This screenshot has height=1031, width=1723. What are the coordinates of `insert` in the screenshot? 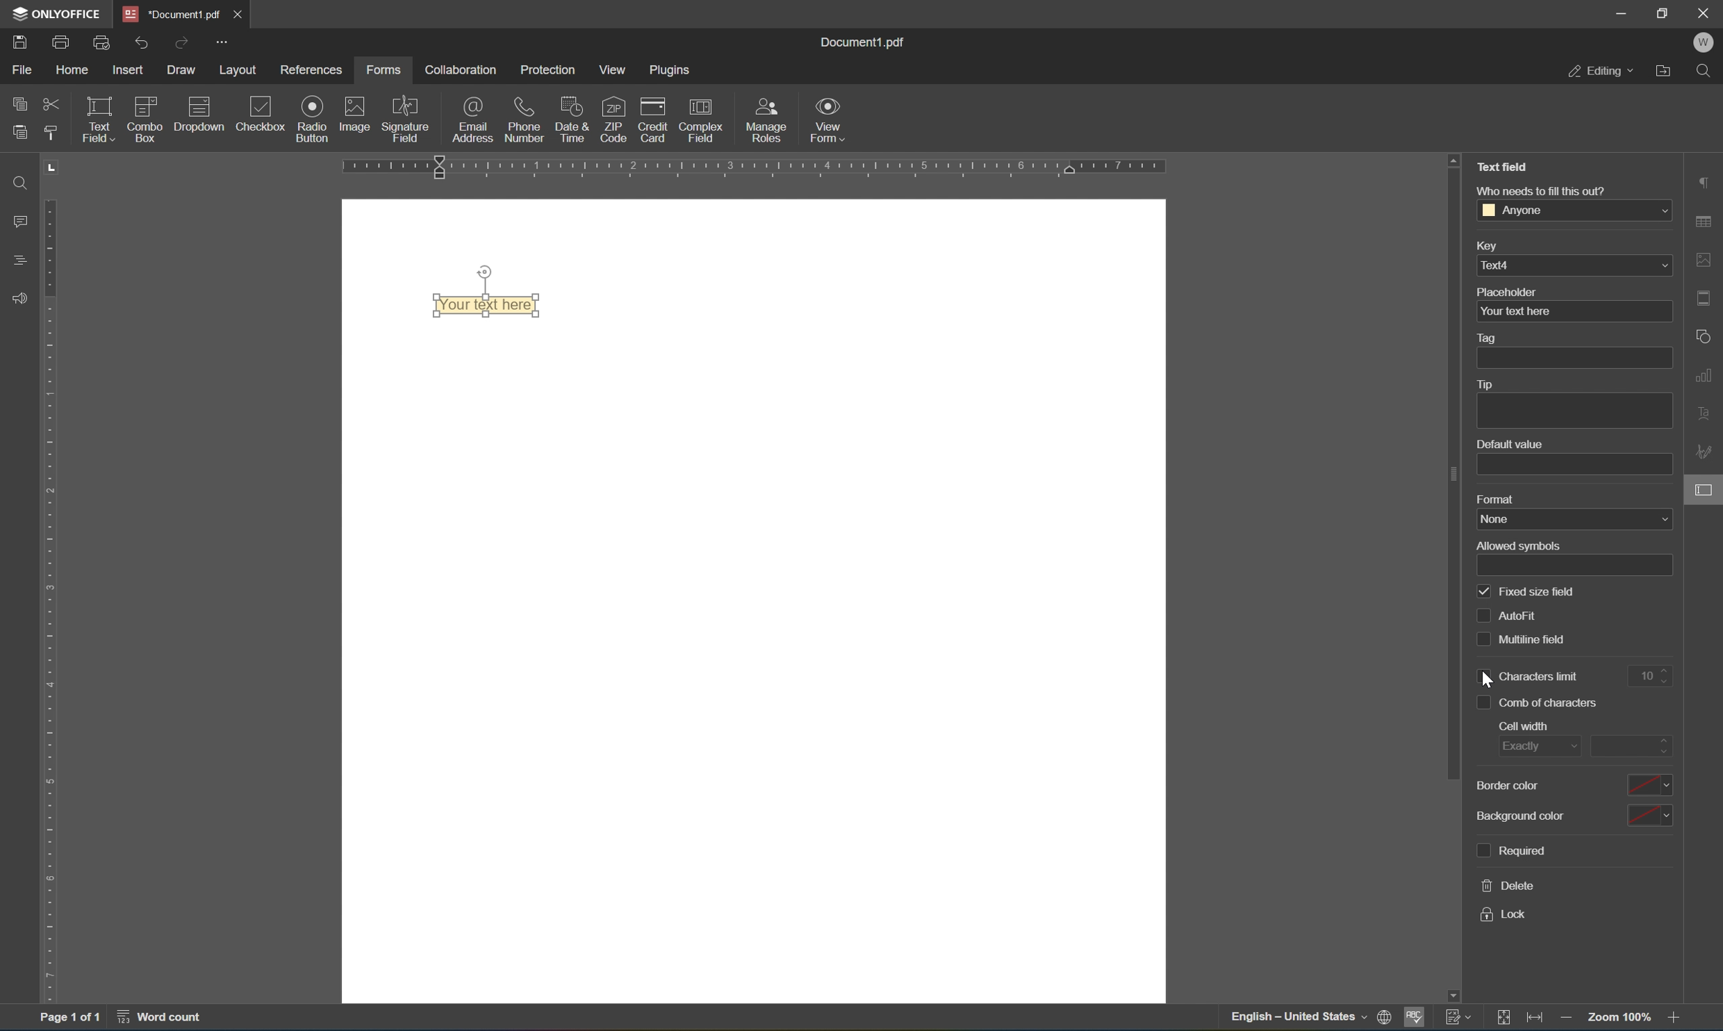 It's located at (126, 69).